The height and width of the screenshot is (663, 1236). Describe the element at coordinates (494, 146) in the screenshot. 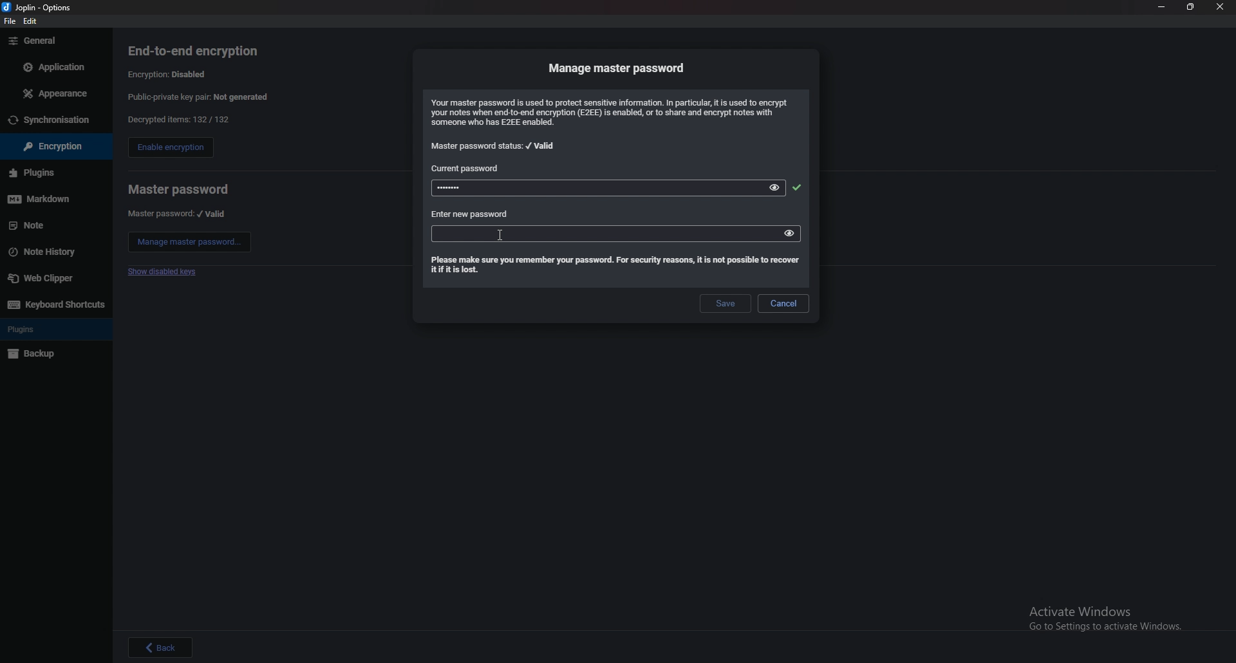

I see `master password status` at that location.